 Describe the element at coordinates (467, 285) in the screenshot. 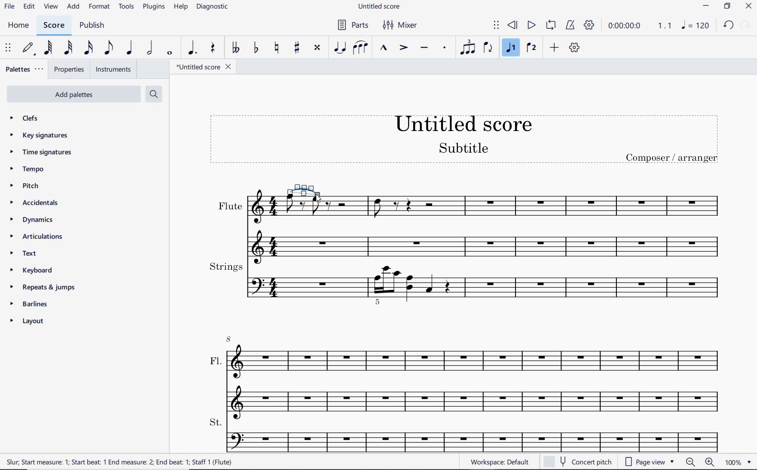

I see `Strings` at that location.